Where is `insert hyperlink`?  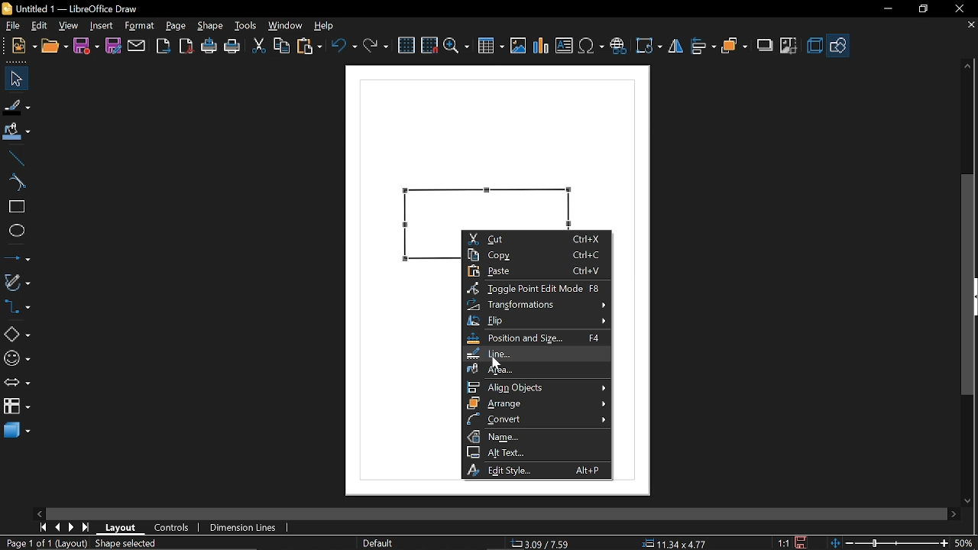
insert hyperlink is located at coordinates (618, 46).